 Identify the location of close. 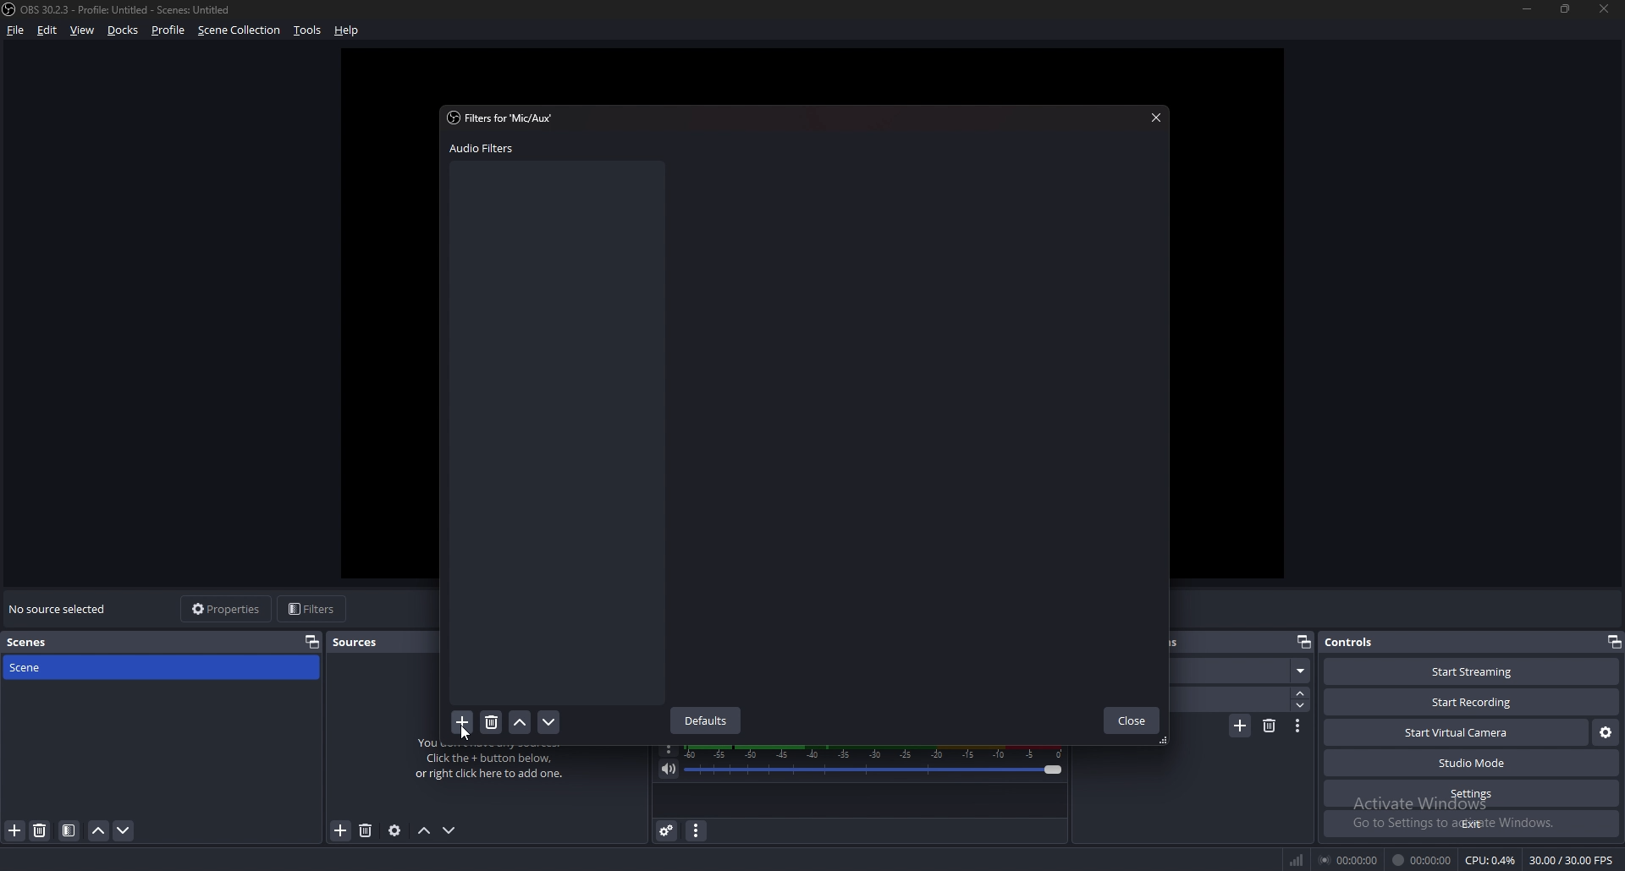
(1154, 118).